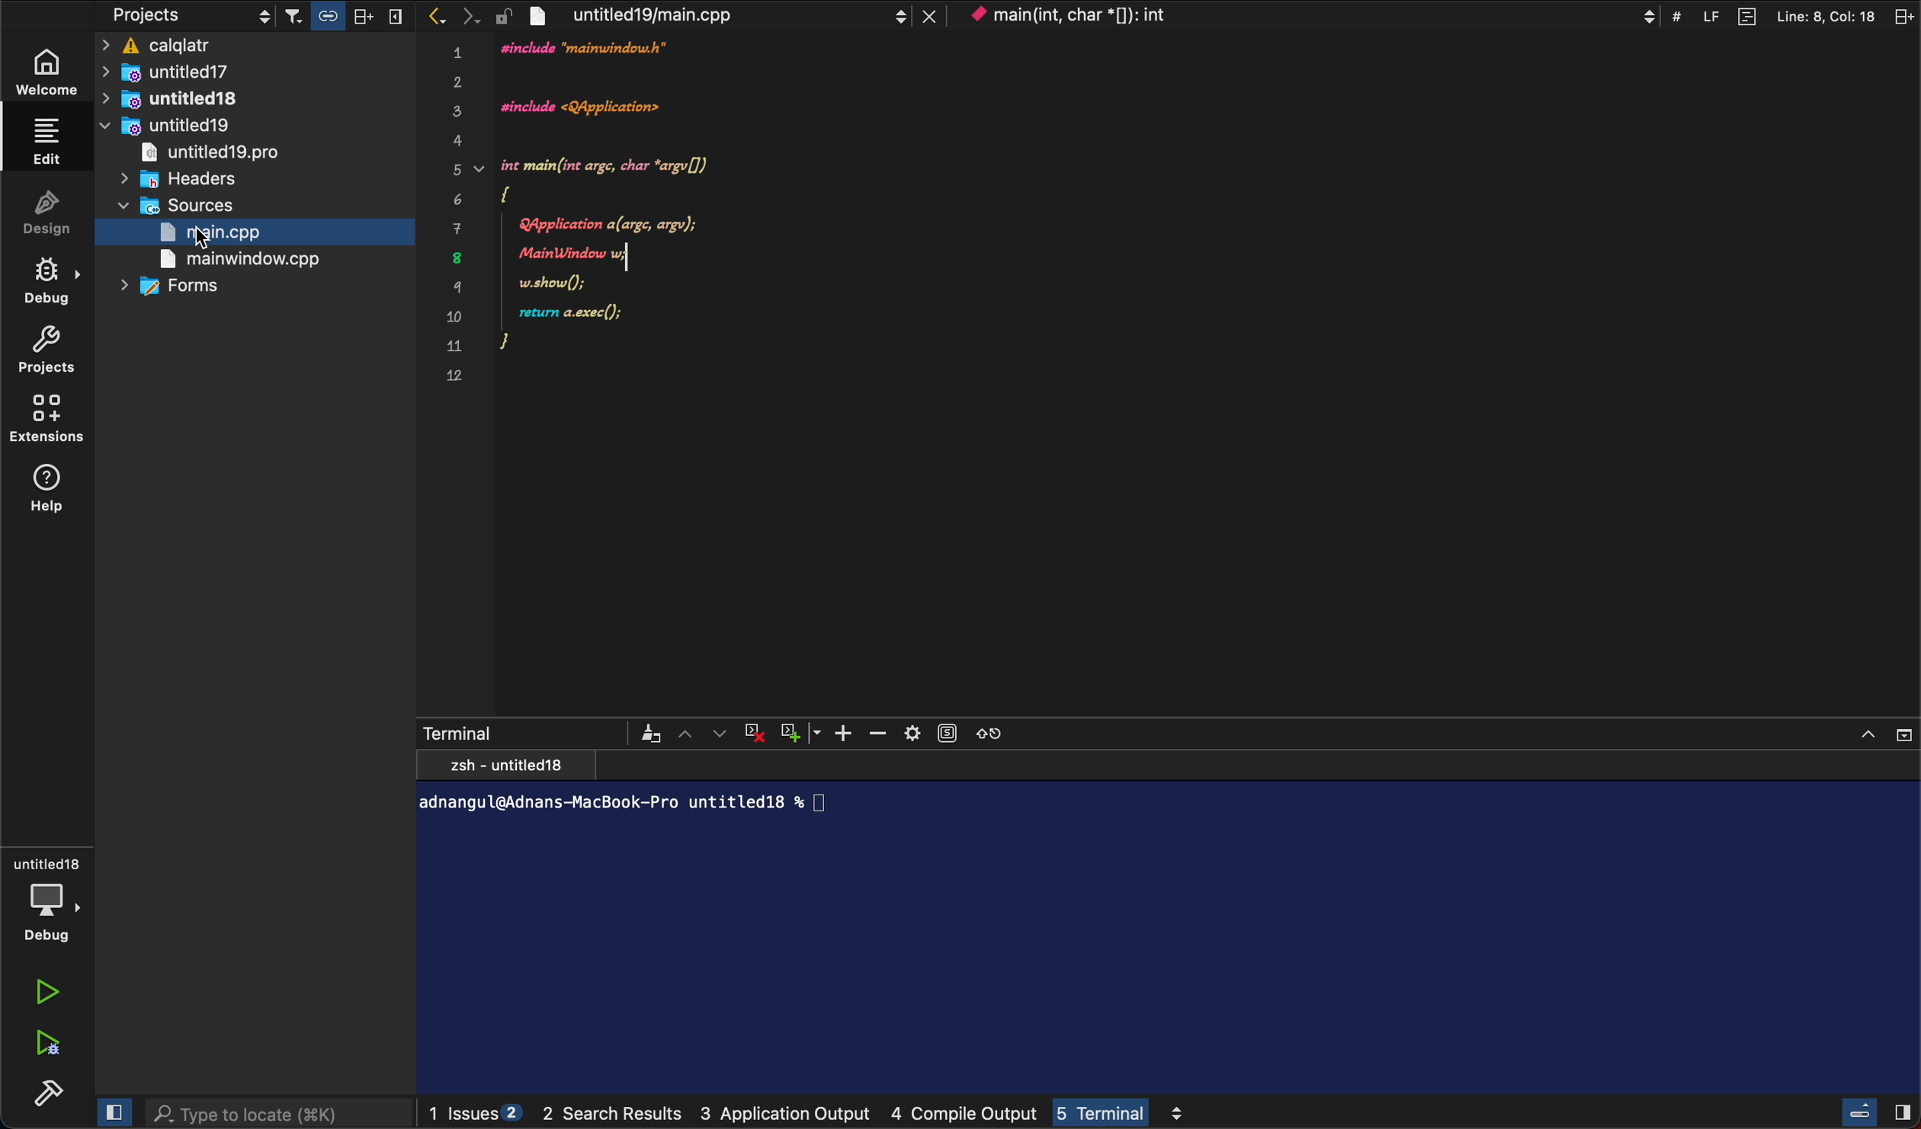  What do you see at coordinates (53, 69) in the screenshot?
I see `weLcome` at bounding box center [53, 69].